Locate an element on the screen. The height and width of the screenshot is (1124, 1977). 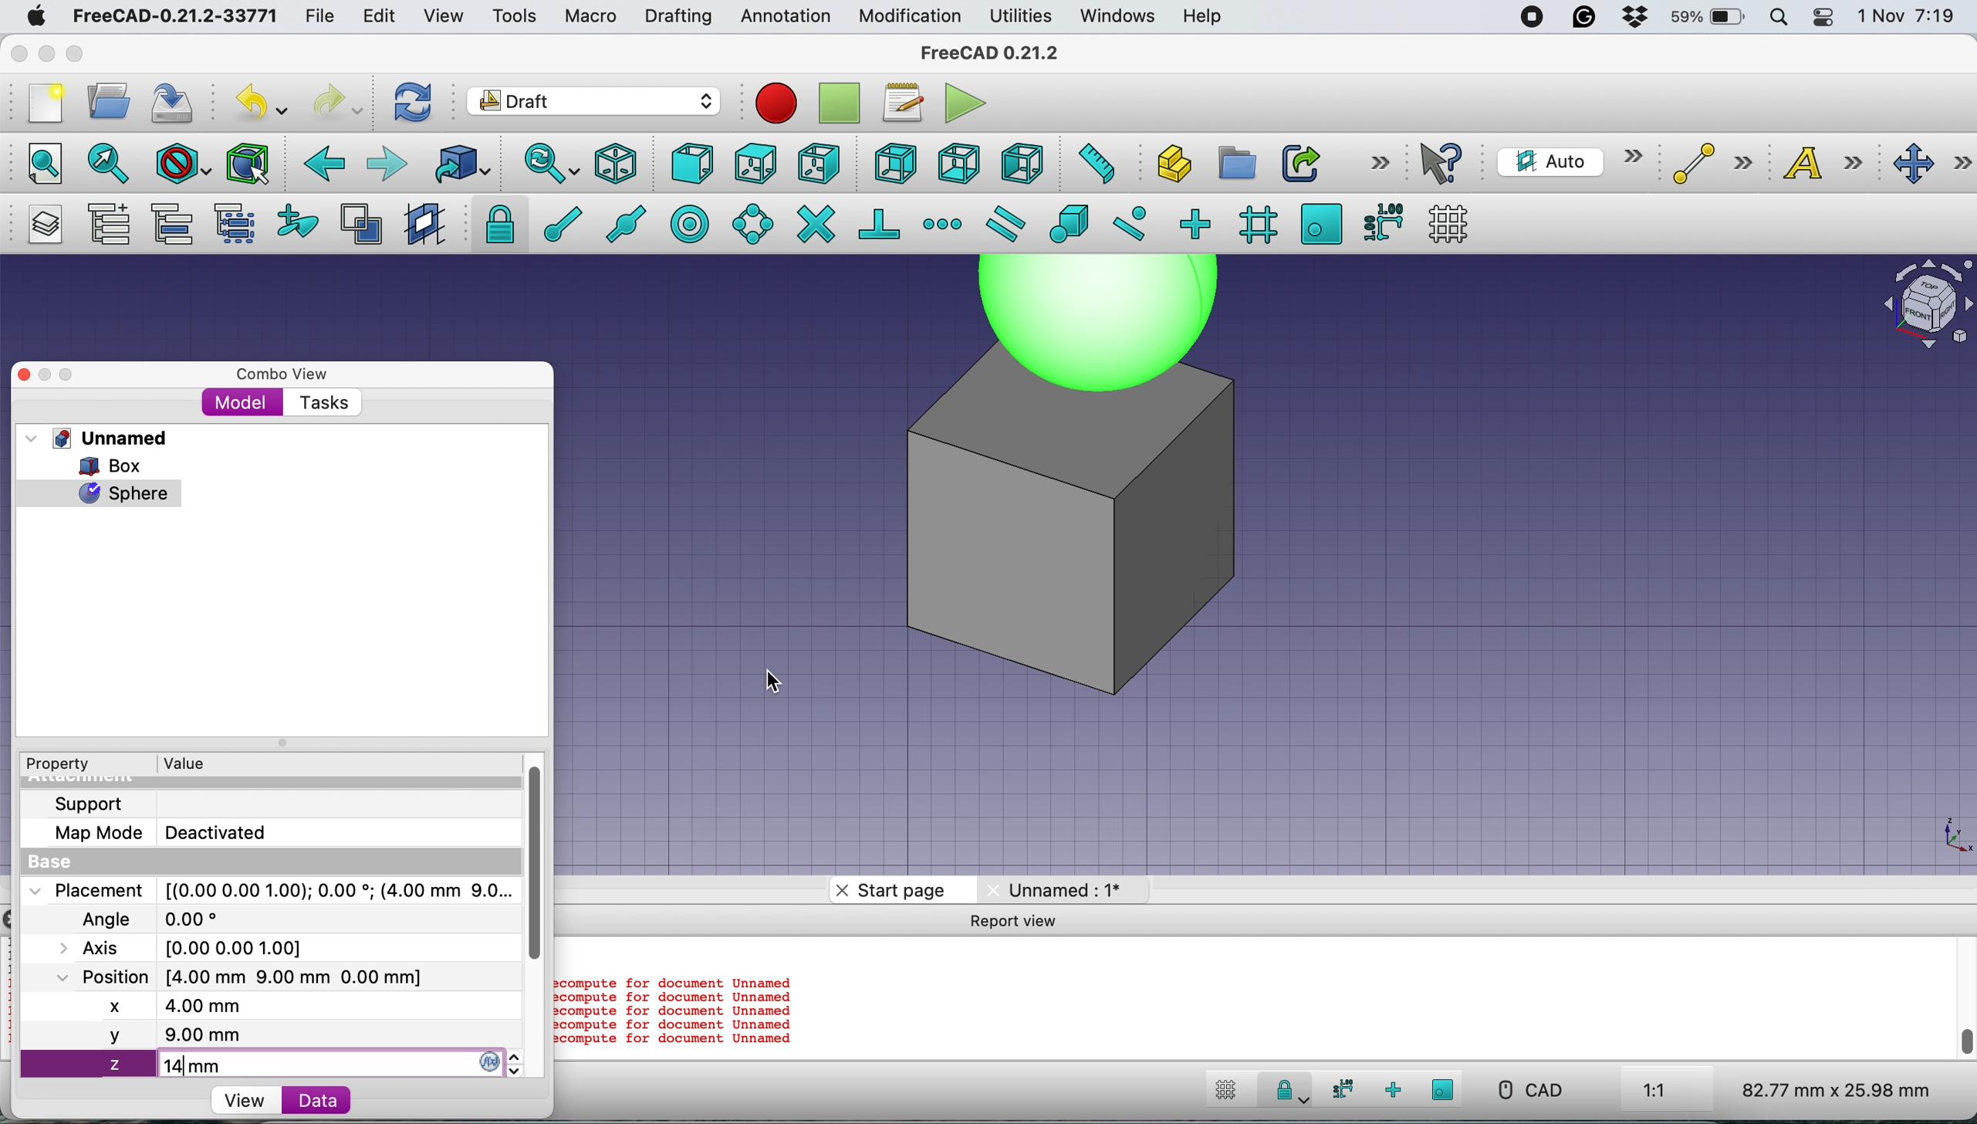
Position [4.00 mm 0.00 mm 0.00 mm] is located at coordinates (241, 978).